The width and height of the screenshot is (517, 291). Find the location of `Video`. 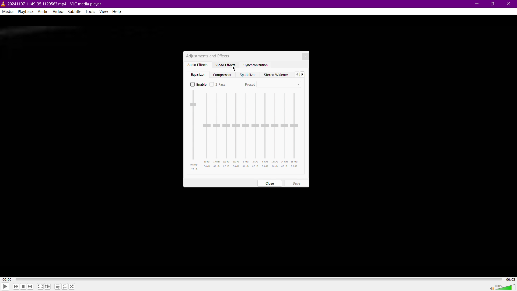

Video is located at coordinates (59, 11).